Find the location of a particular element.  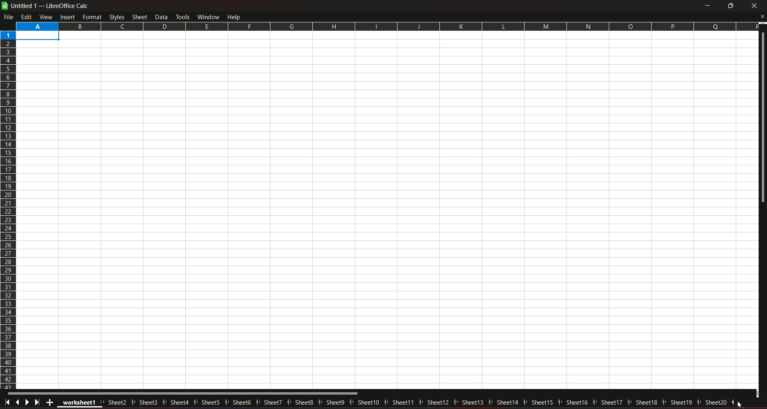

Sheet is located at coordinates (140, 16).